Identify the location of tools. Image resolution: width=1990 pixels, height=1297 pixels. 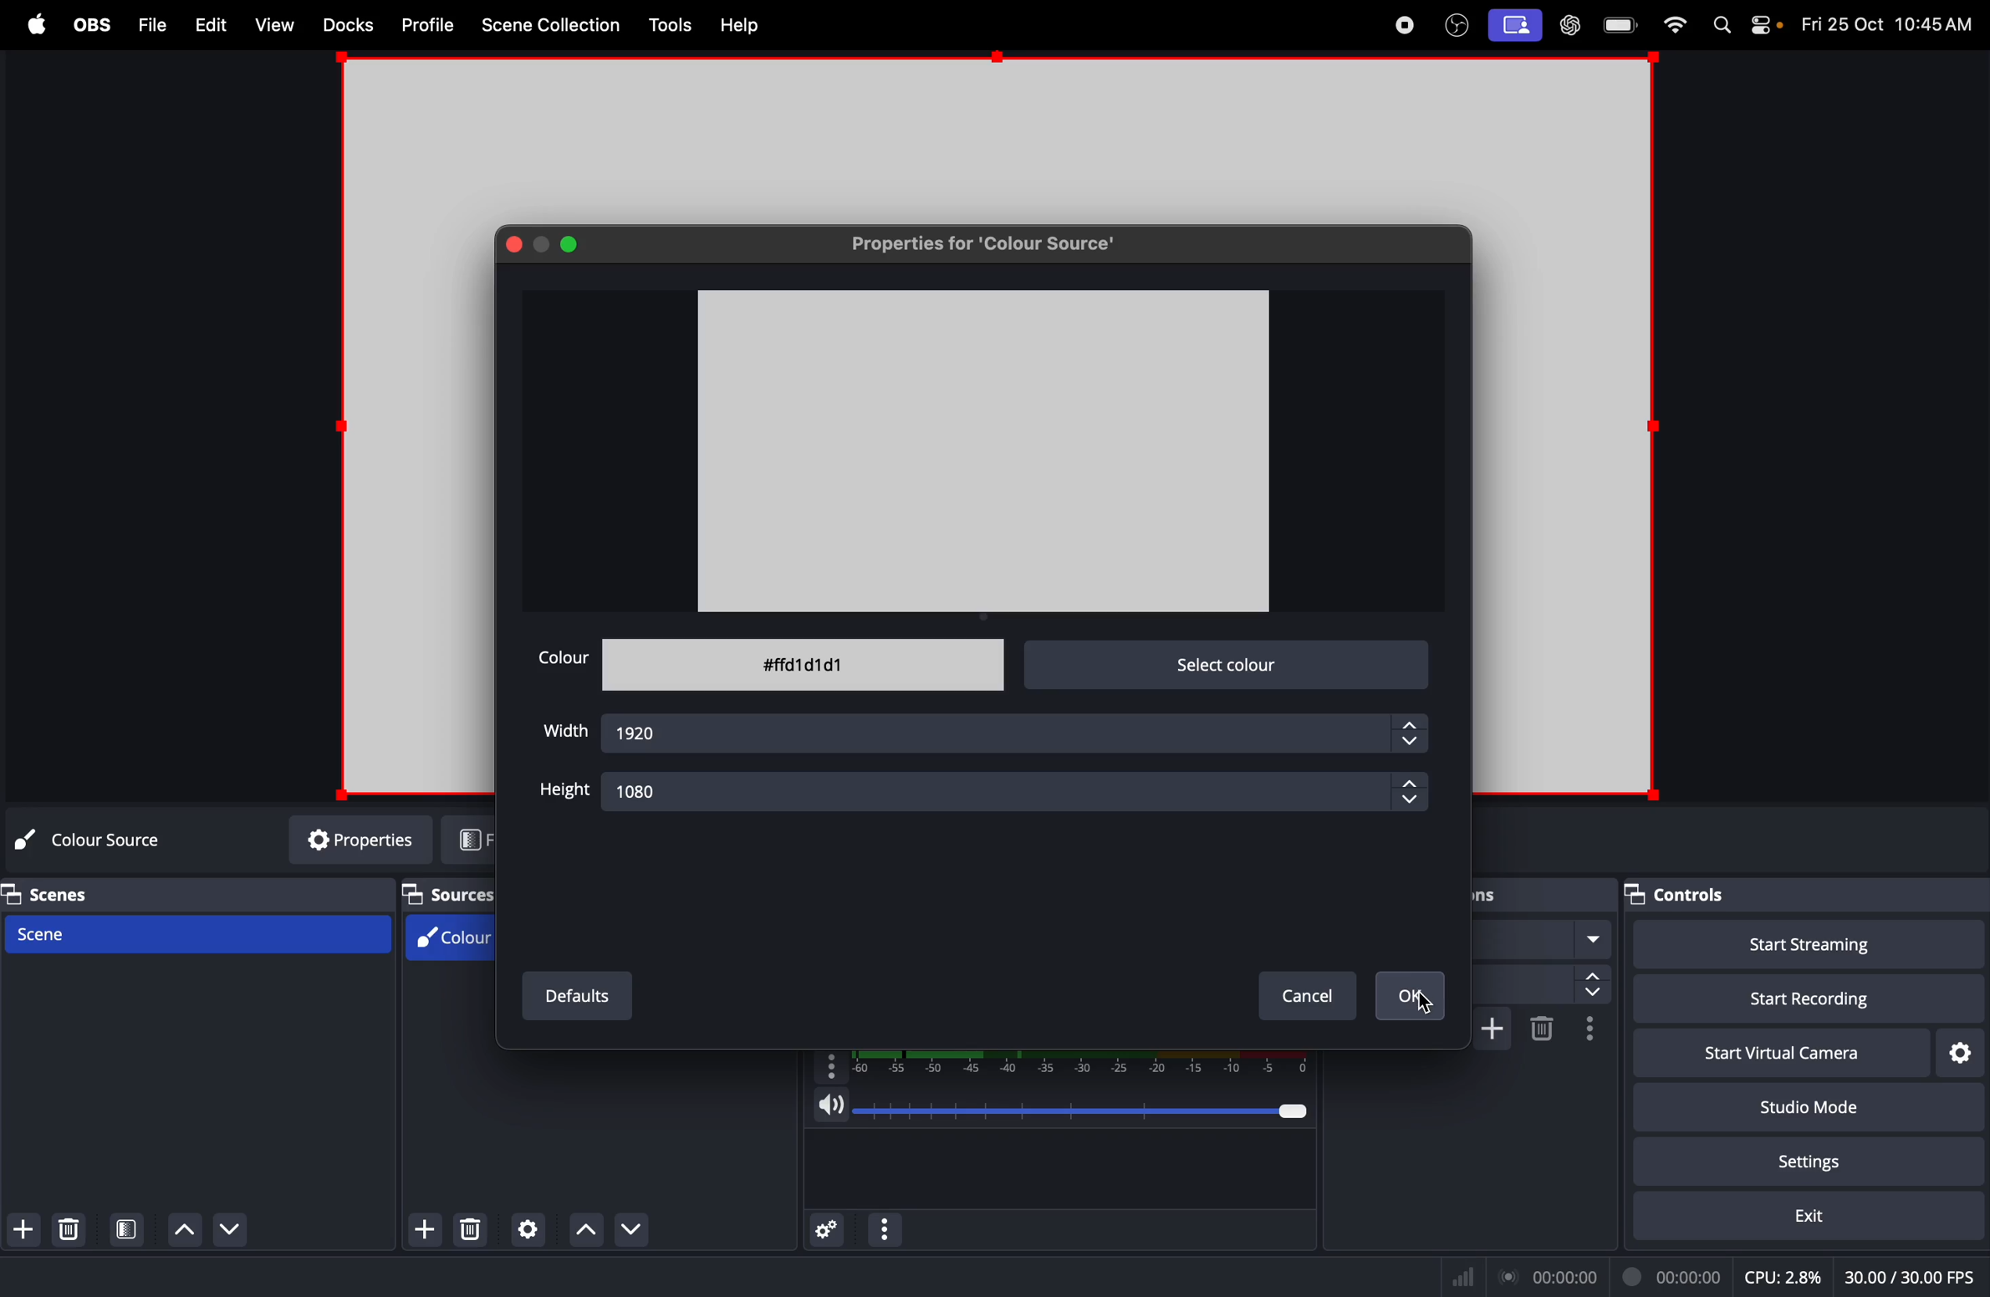
(670, 24).